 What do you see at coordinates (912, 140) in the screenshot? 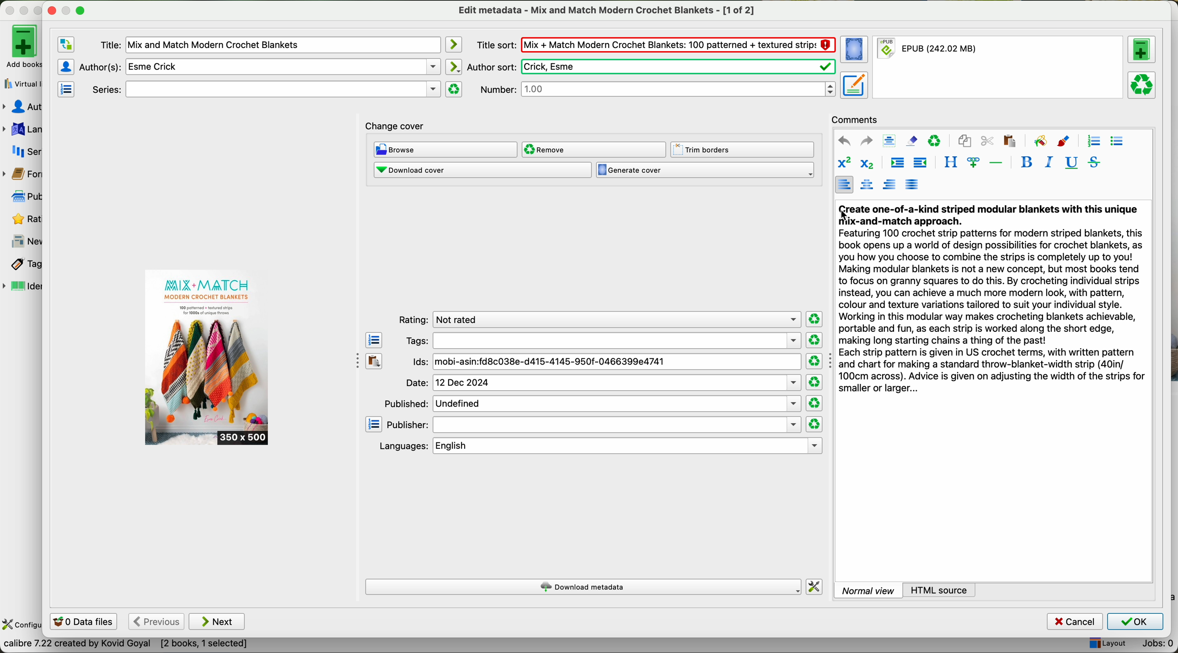
I see `remove formatting` at bounding box center [912, 140].